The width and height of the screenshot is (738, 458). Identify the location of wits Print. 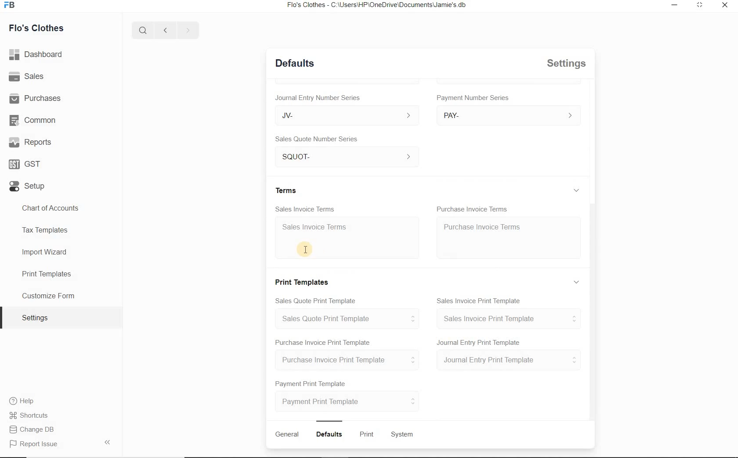
(365, 434).